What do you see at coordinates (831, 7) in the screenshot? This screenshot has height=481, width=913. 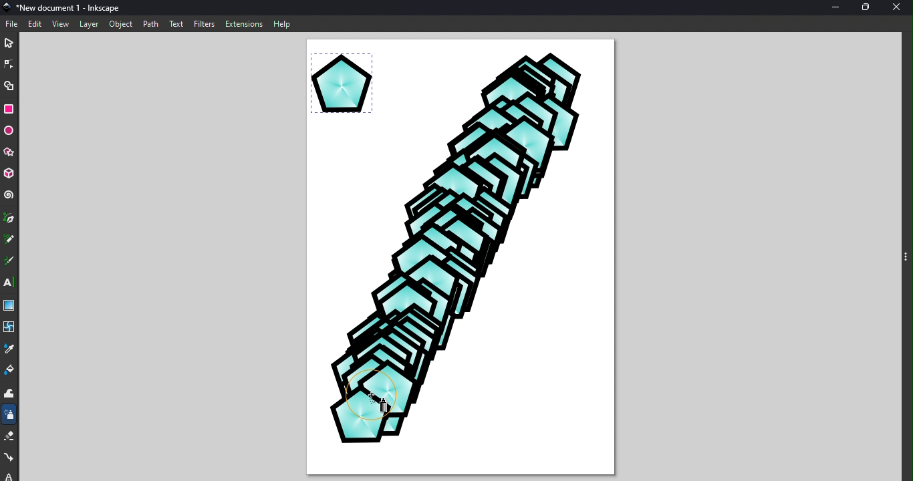 I see `Minimize` at bounding box center [831, 7].